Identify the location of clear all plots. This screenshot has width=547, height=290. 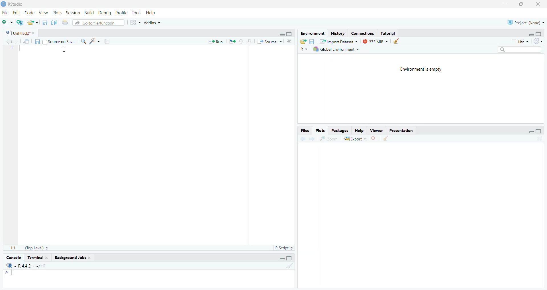
(385, 138).